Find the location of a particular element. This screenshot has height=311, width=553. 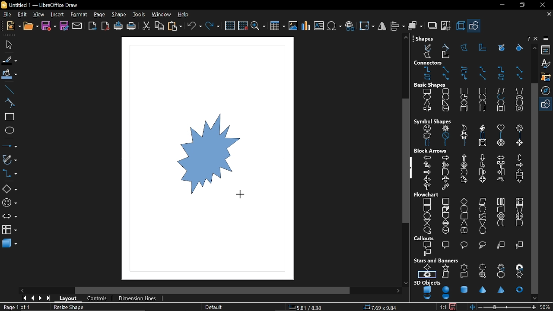

Basic shapes is located at coordinates (547, 105).